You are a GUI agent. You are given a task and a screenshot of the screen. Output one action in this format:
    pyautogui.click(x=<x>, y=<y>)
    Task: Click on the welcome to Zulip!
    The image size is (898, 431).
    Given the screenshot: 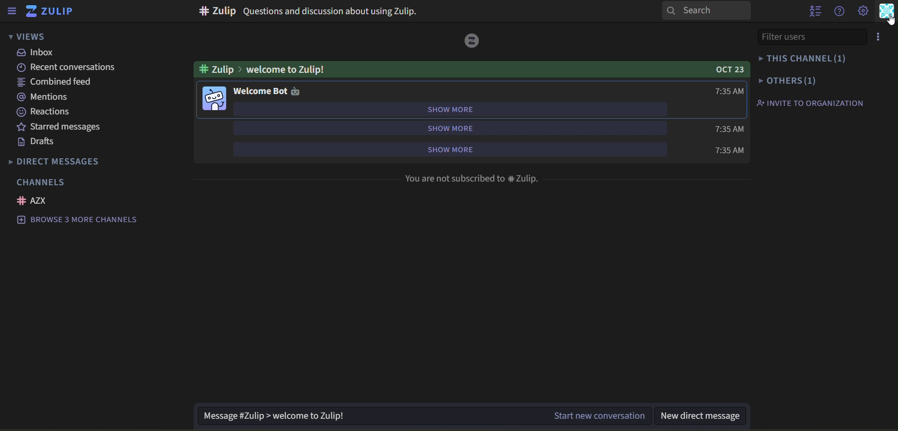 What is the action you would take?
    pyautogui.click(x=261, y=69)
    